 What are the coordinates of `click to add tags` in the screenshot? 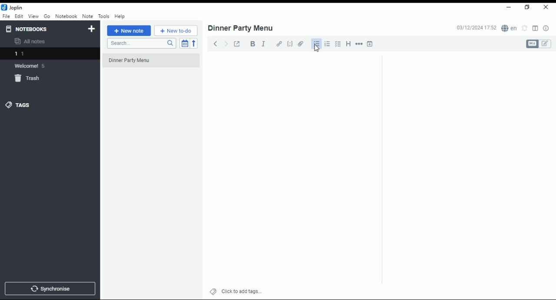 It's located at (241, 291).